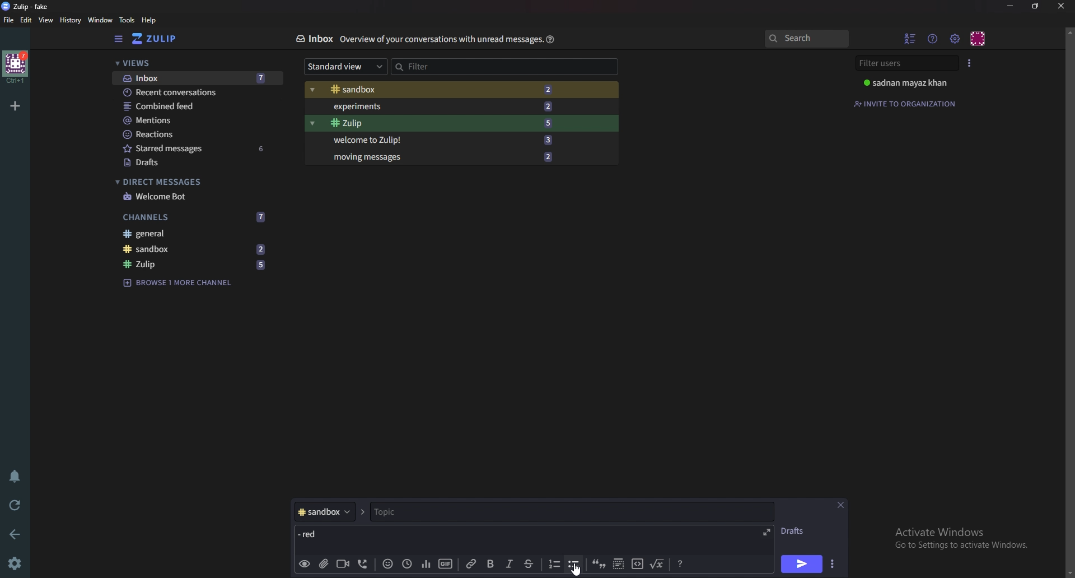 This screenshot has height=578, width=1075. What do you see at coordinates (406, 564) in the screenshot?
I see `Global time` at bounding box center [406, 564].